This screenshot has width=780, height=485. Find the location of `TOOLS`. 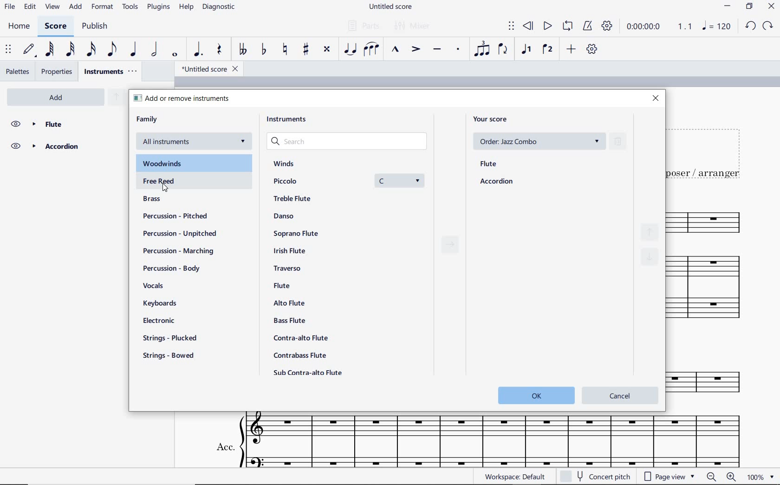

TOOLS is located at coordinates (130, 7).